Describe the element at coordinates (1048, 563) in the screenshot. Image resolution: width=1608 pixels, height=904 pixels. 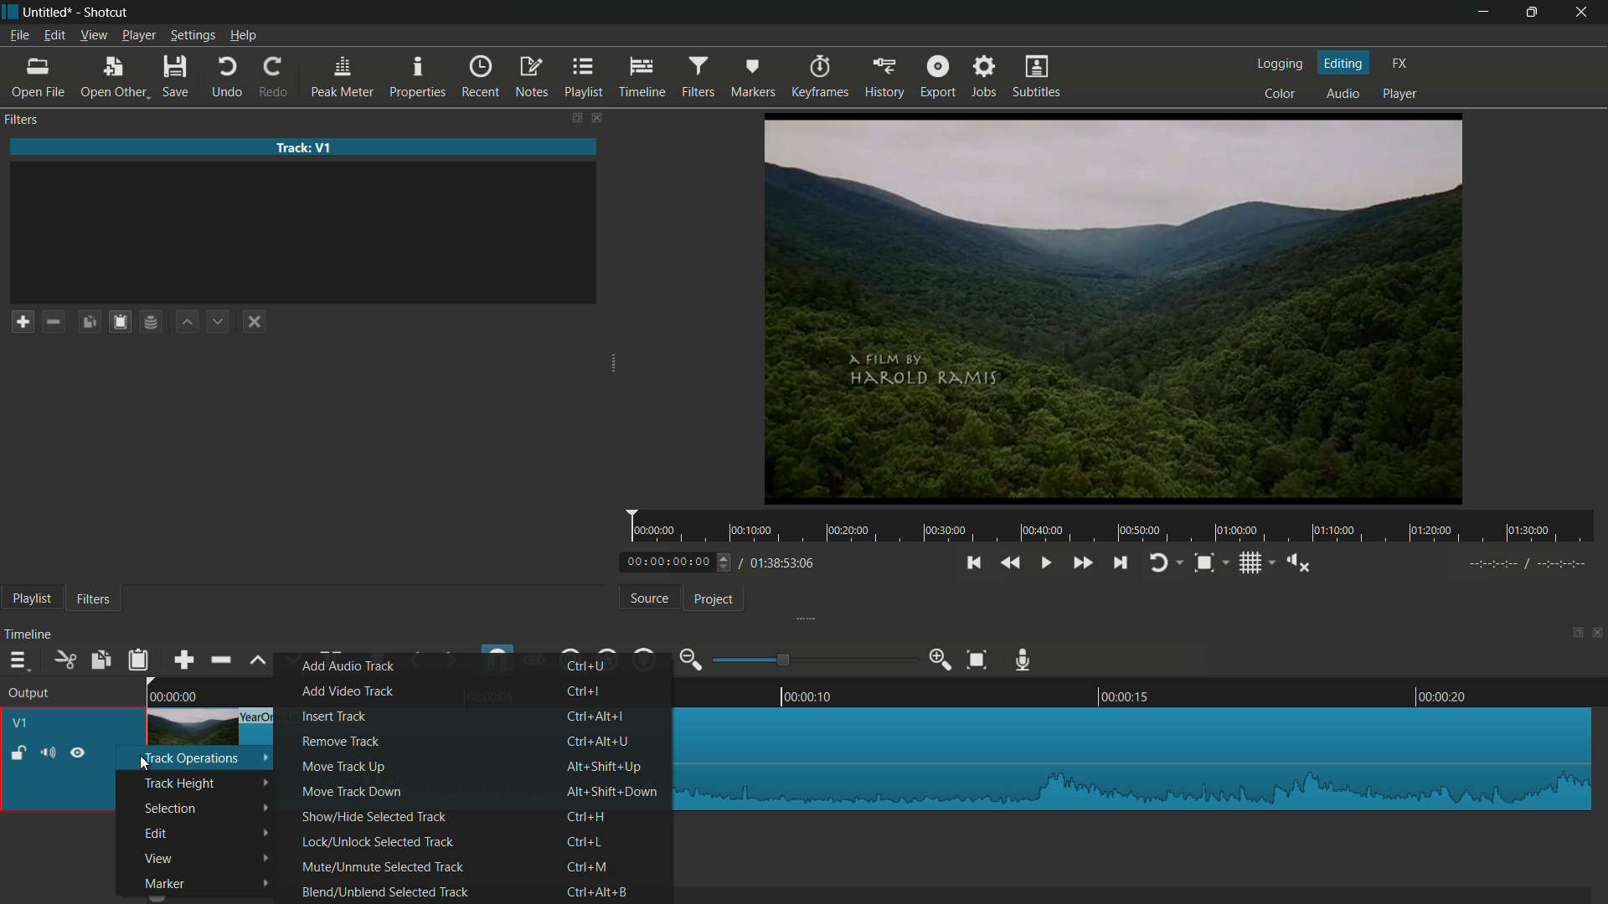
I see `toggle play or pause` at that location.